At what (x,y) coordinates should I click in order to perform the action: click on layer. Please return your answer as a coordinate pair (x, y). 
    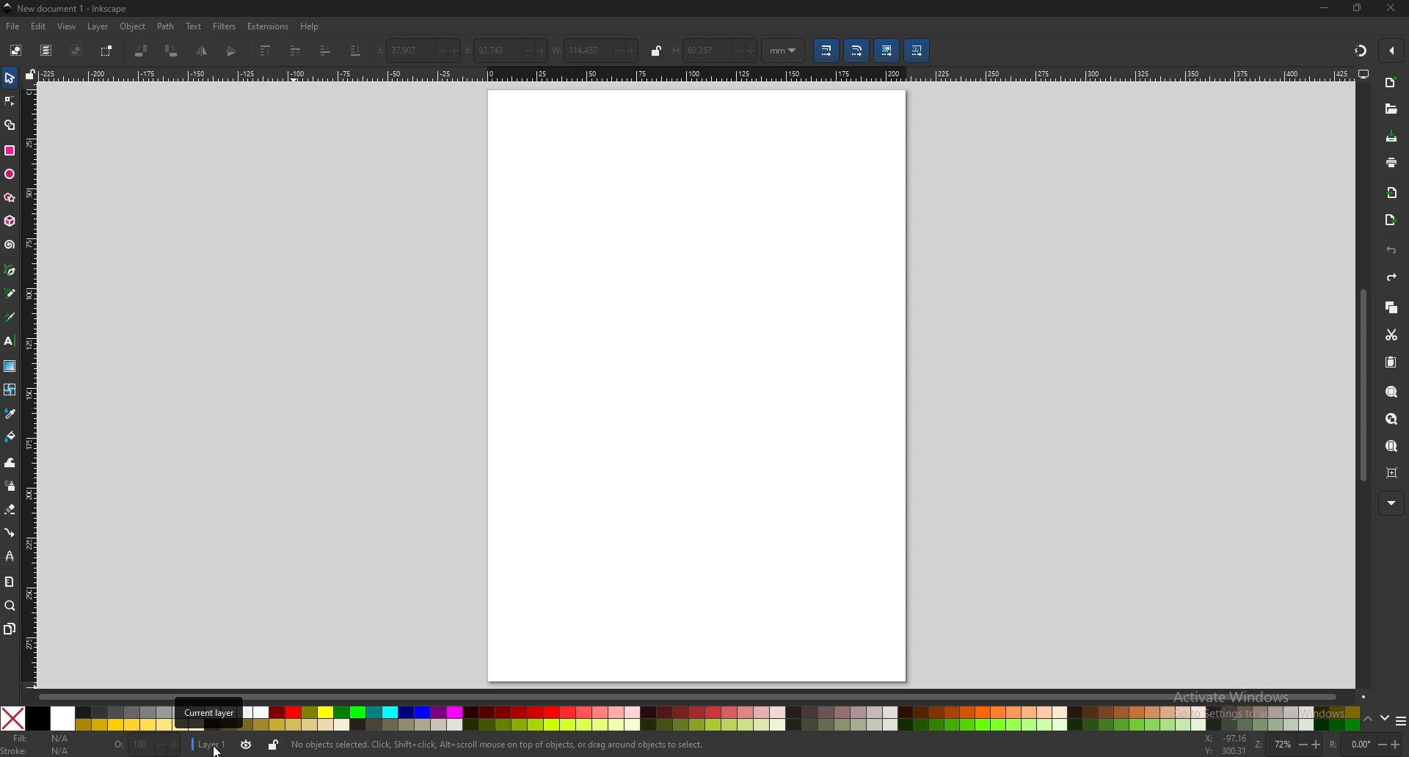
    Looking at the image, I should click on (98, 26).